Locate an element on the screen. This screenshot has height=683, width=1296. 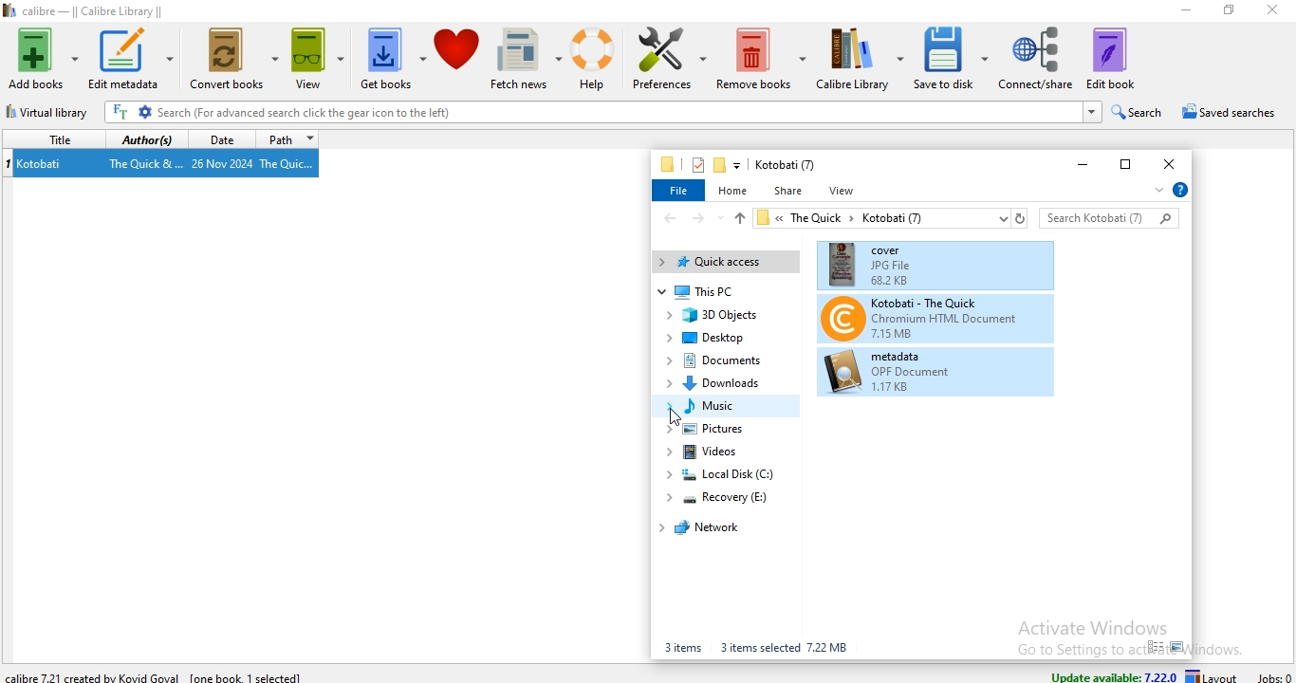
add books is located at coordinates (43, 59).